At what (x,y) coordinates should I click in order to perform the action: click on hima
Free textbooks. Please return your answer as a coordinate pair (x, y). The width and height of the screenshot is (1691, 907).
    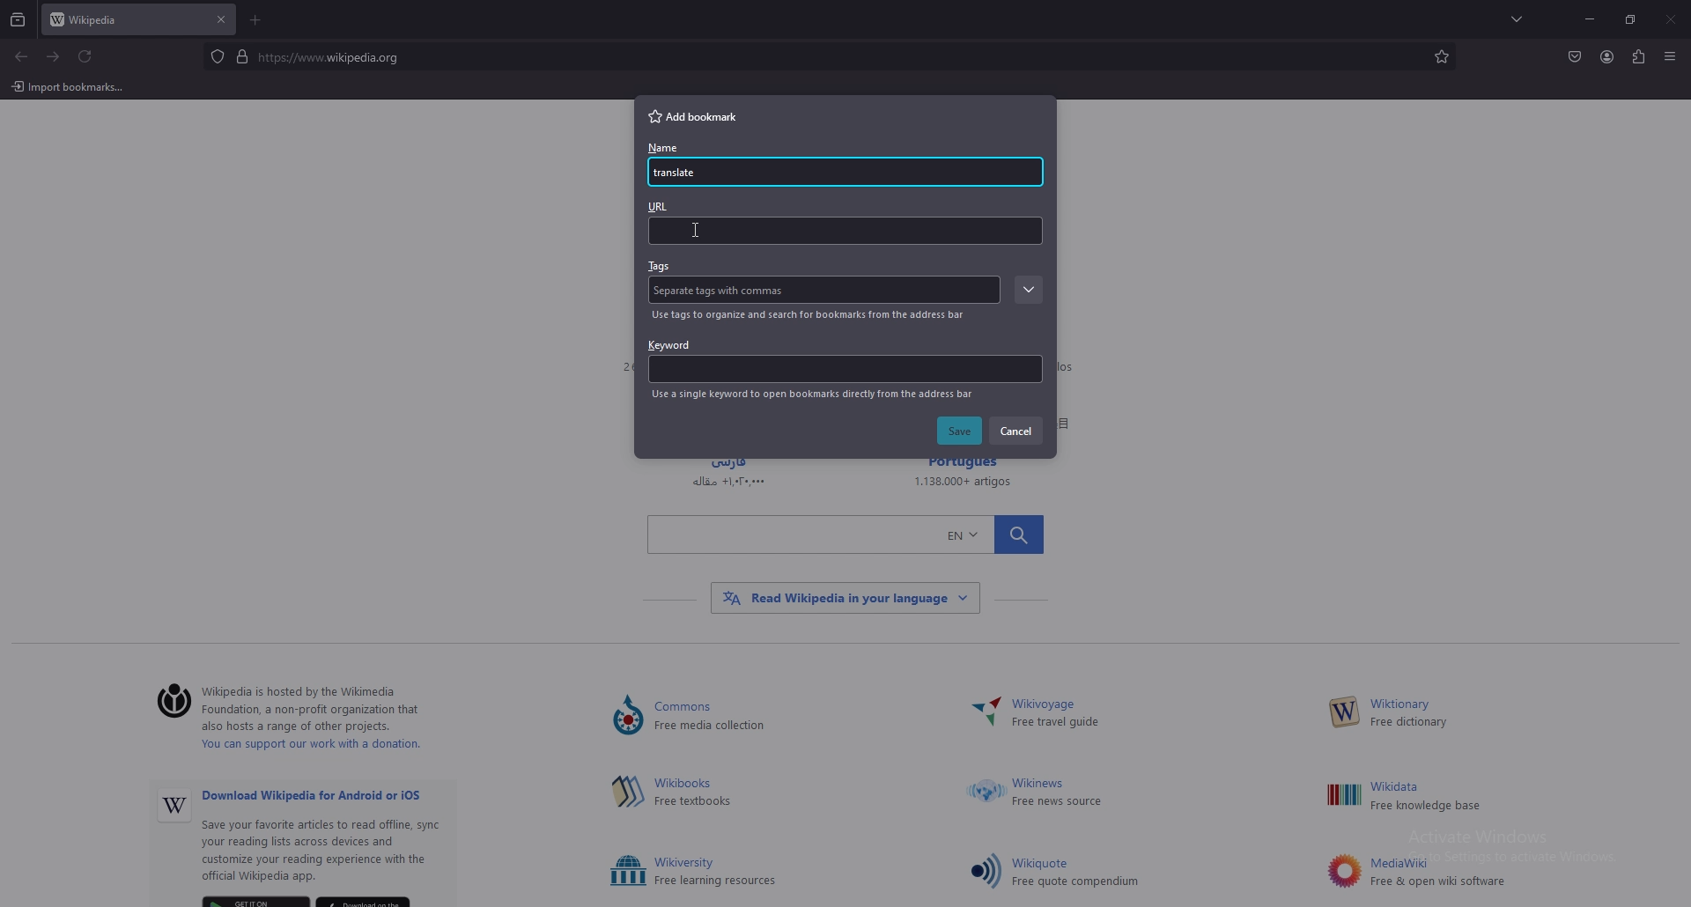
    Looking at the image, I should click on (697, 793).